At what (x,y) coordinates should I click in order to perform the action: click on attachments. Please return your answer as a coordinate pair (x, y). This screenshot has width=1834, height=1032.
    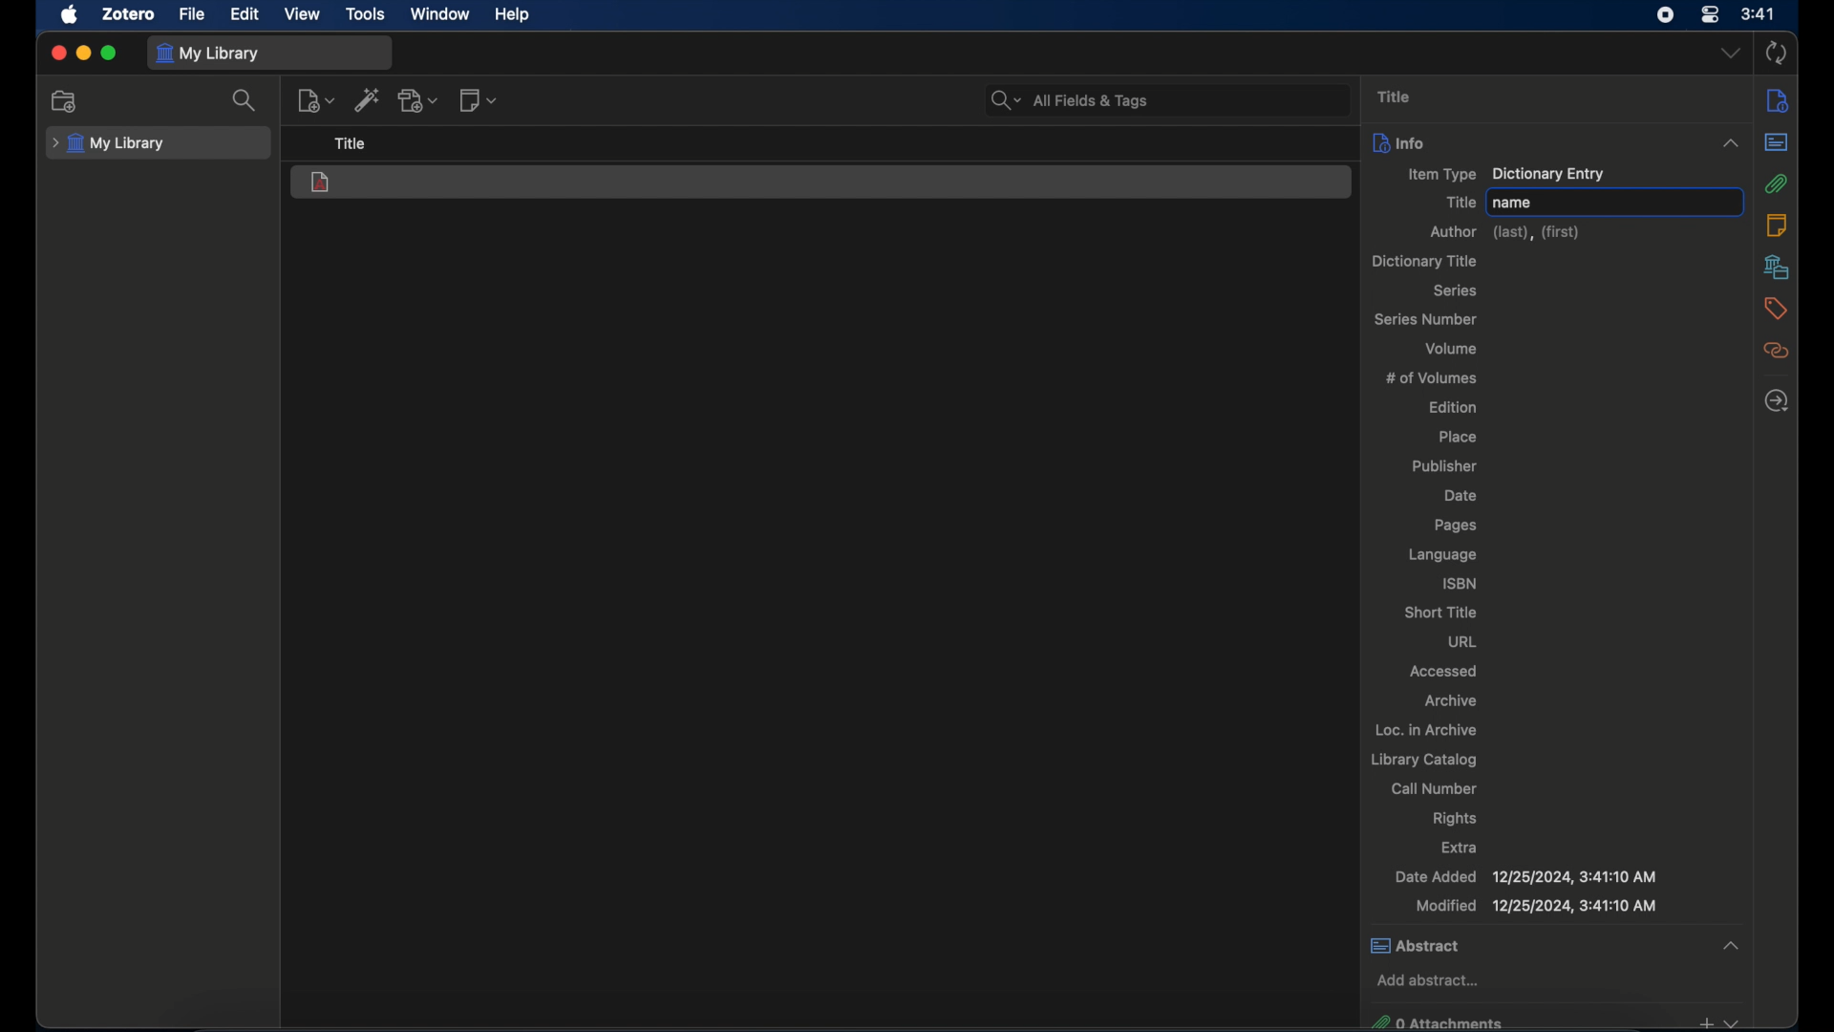
    Looking at the image, I should click on (1778, 184).